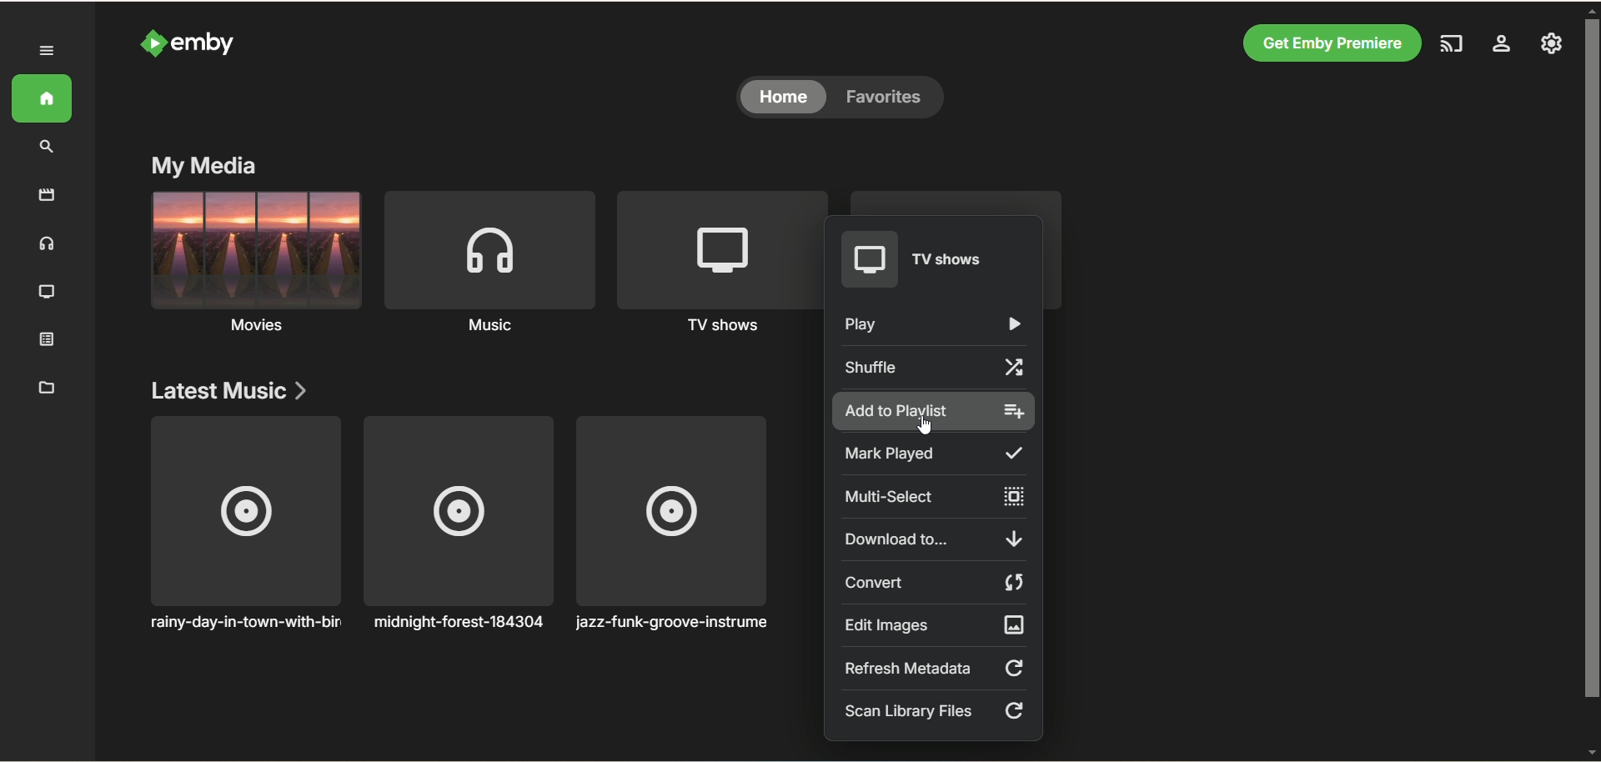 This screenshot has height=762, width=1601. Describe the element at coordinates (1330, 43) in the screenshot. I see `Get emby premiere` at that location.